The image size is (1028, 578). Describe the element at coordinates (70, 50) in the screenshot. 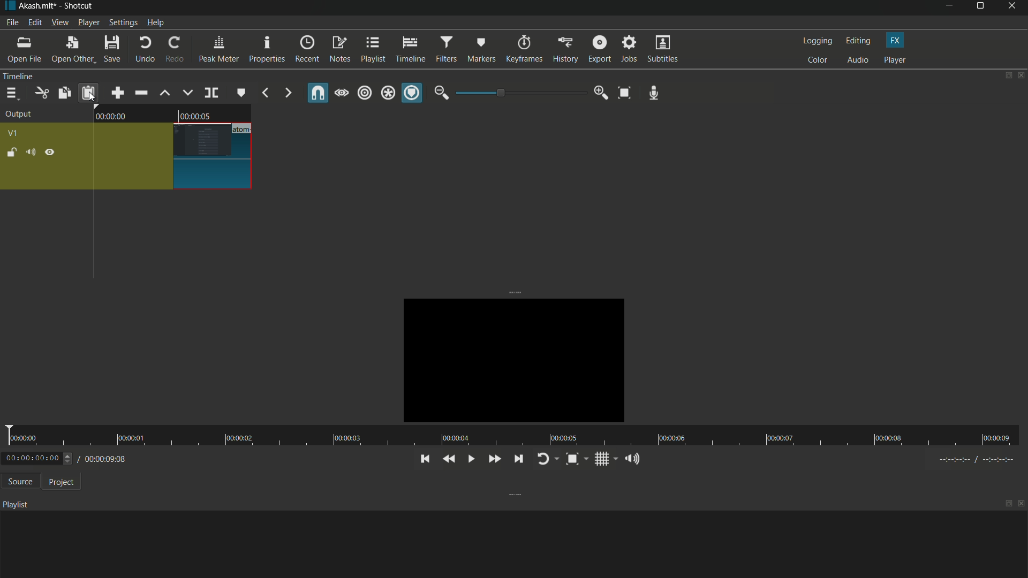

I see `open other` at that location.